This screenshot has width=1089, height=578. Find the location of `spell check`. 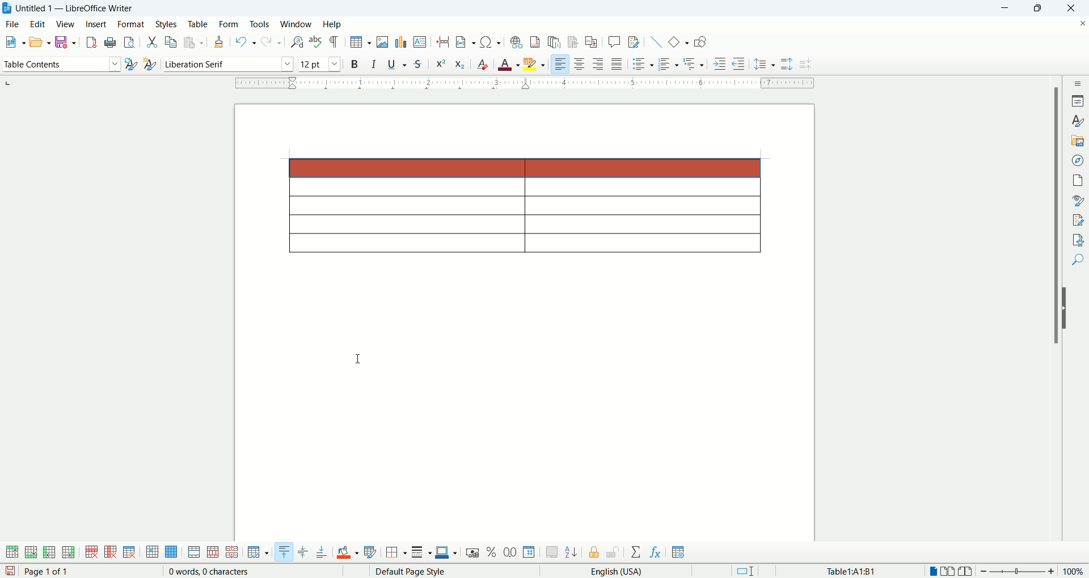

spell check is located at coordinates (316, 41).